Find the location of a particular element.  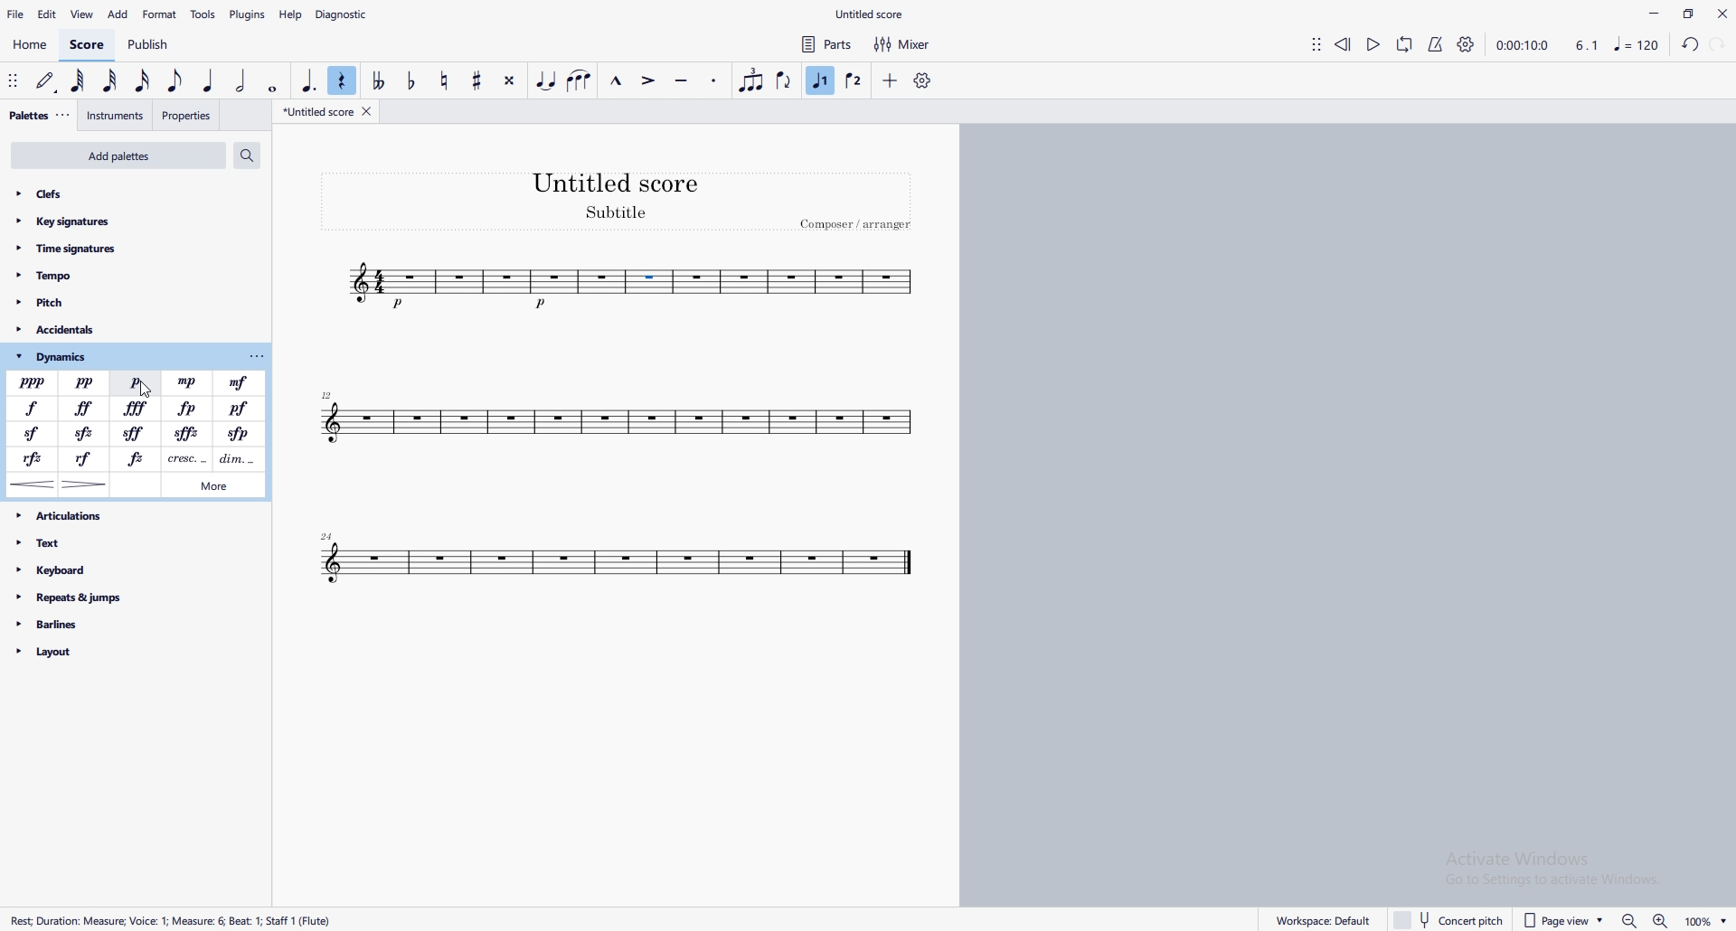

forte is located at coordinates (32, 408).